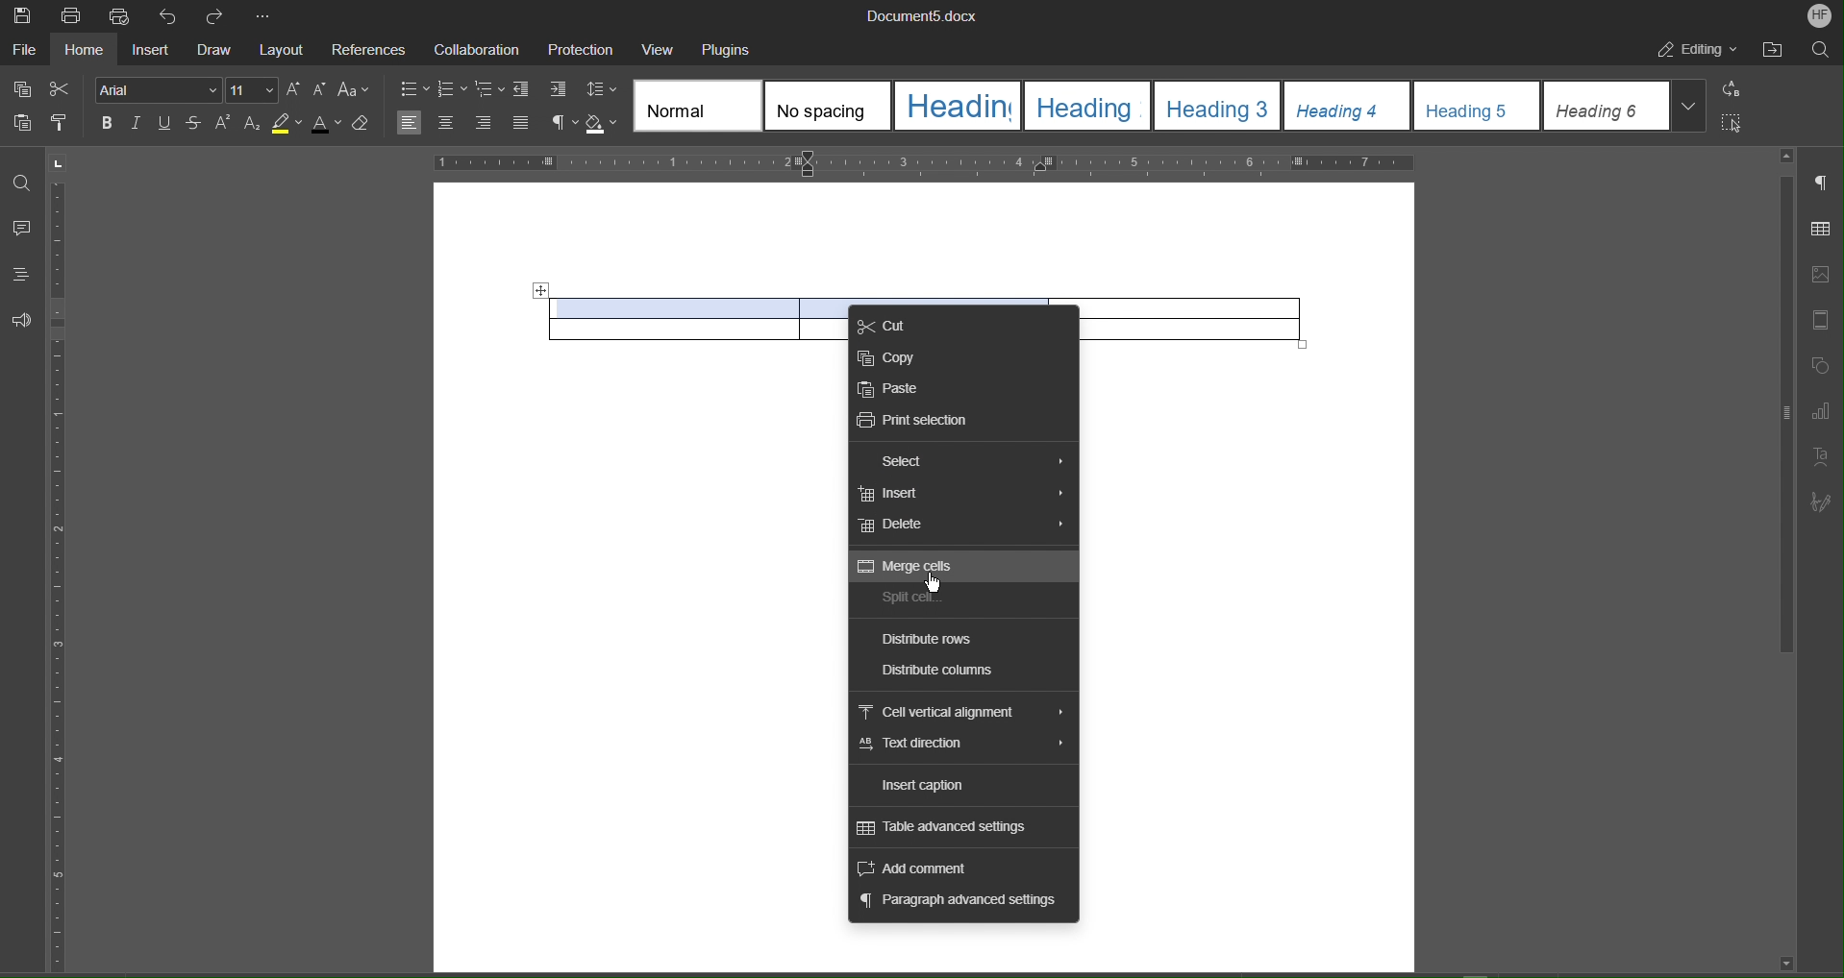  I want to click on Account, so click(1817, 16).